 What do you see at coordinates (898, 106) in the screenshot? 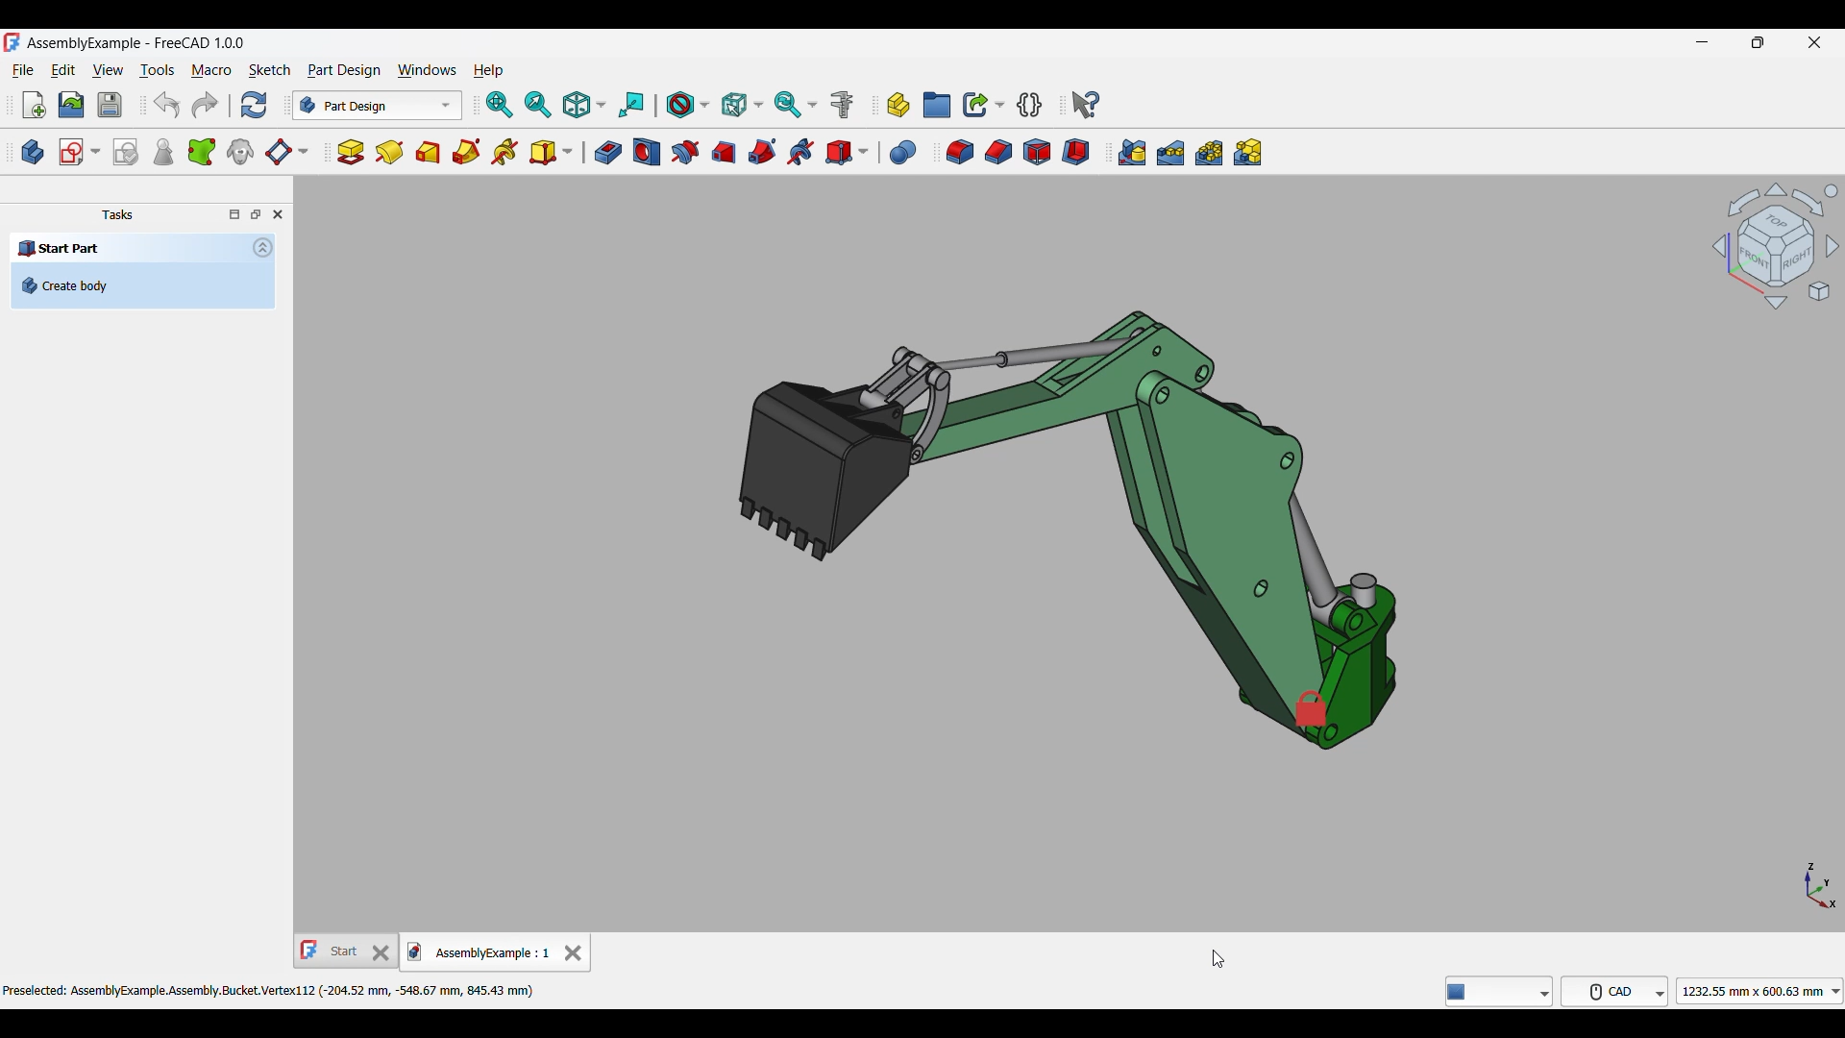
I see `Create part` at bounding box center [898, 106].